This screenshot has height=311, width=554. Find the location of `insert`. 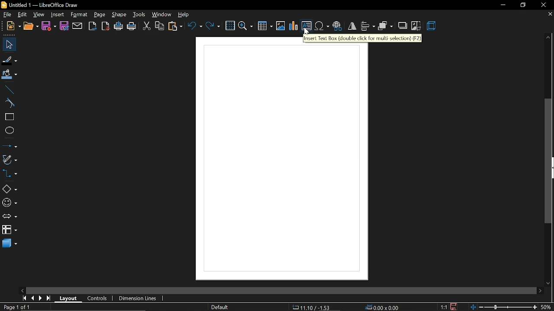

insert is located at coordinates (58, 15).